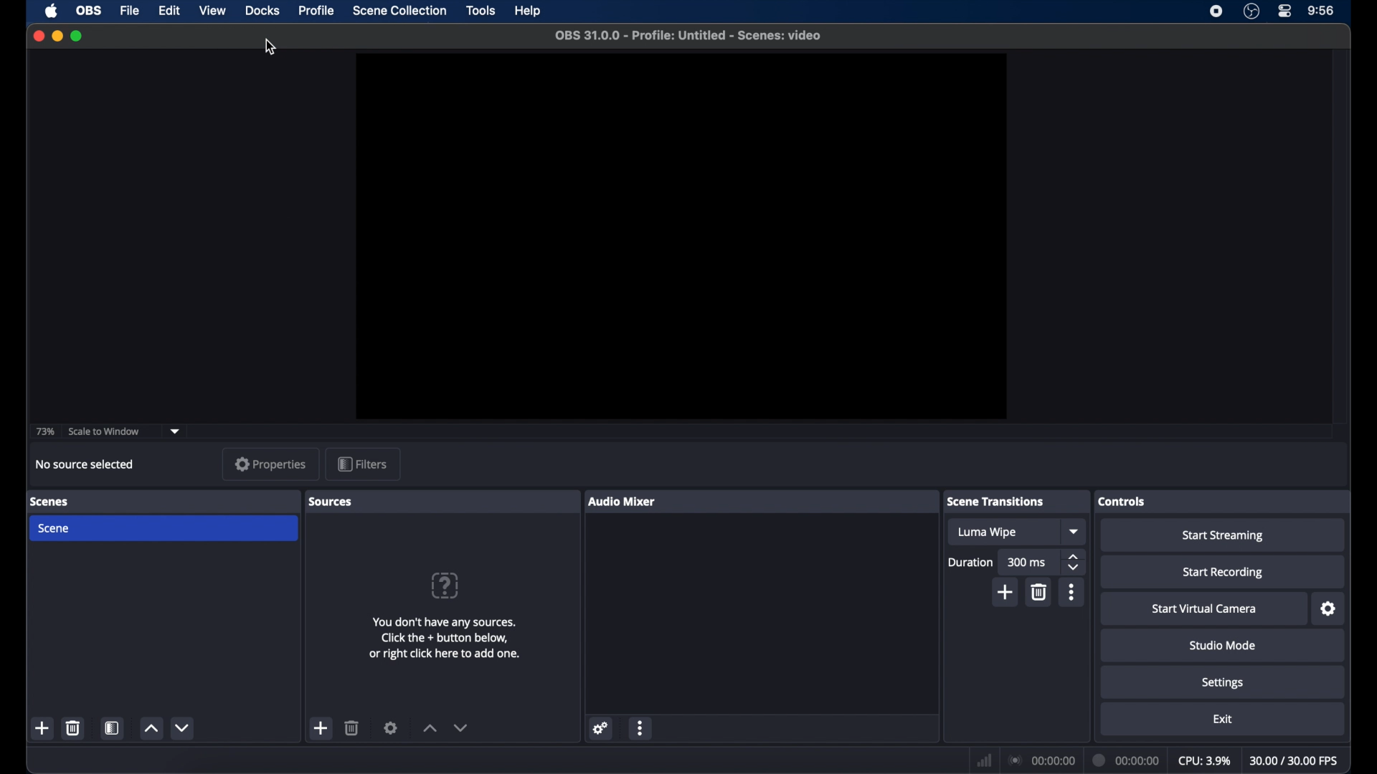  What do you see at coordinates (460, 727) in the screenshot?
I see `decrement` at bounding box center [460, 727].